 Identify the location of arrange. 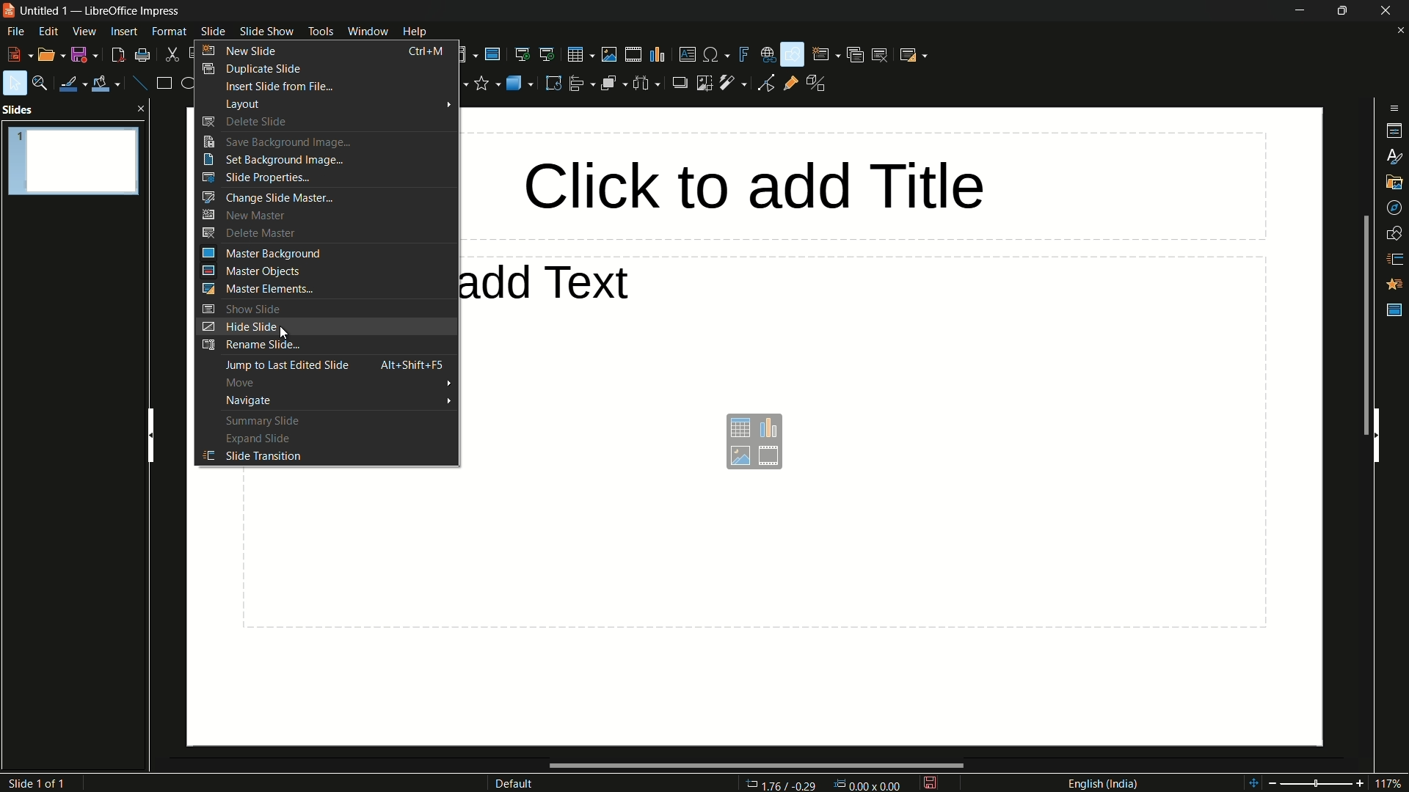
(613, 84).